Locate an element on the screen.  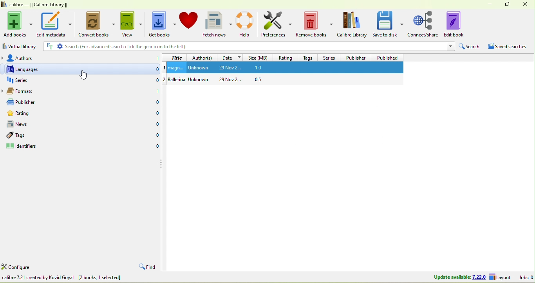
find is located at coordinates (149, 267).